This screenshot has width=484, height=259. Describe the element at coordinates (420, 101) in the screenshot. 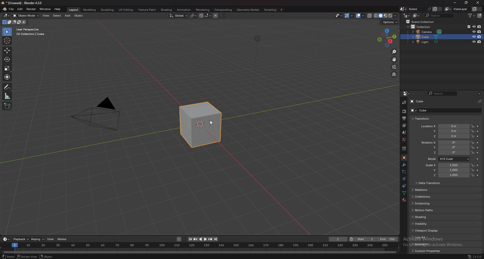

I see `cube` at that location.